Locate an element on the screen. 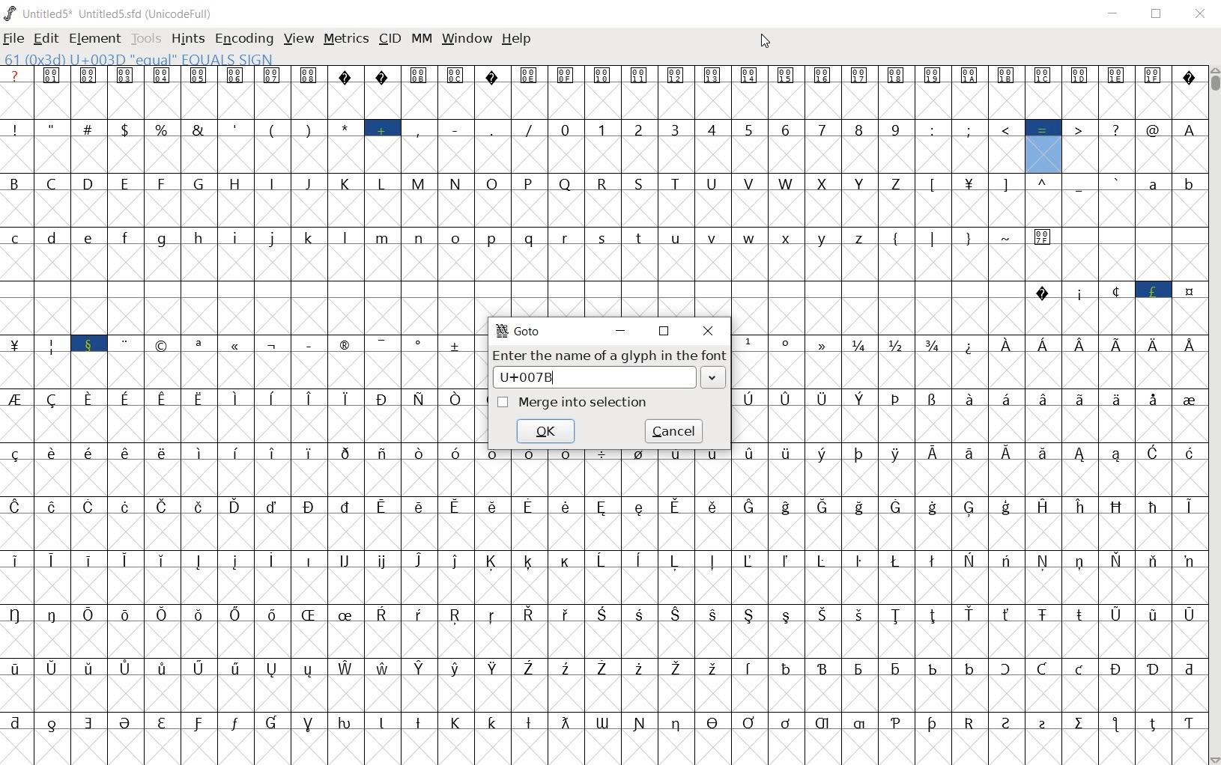  Merge into selection is located at coordinates (571, 403).